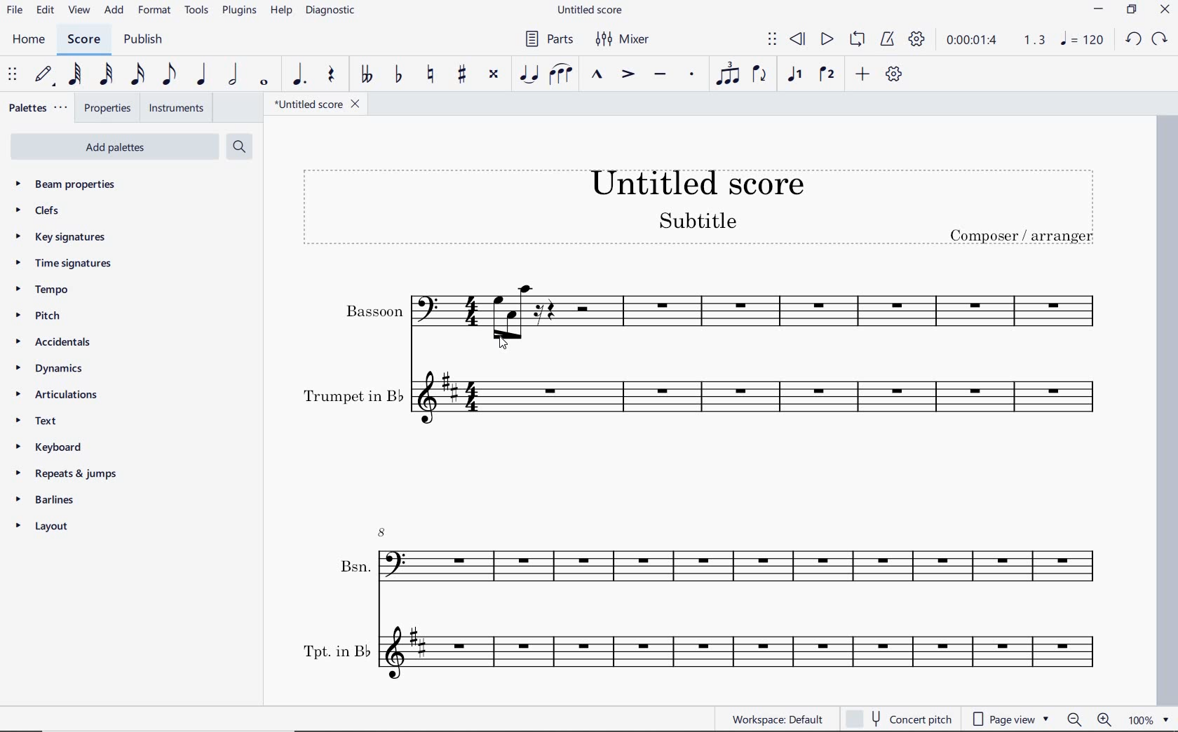  What do you see at coordinates (56, 341) in the screenshot?
I see `accidentals` at bounding box center [56, 341].